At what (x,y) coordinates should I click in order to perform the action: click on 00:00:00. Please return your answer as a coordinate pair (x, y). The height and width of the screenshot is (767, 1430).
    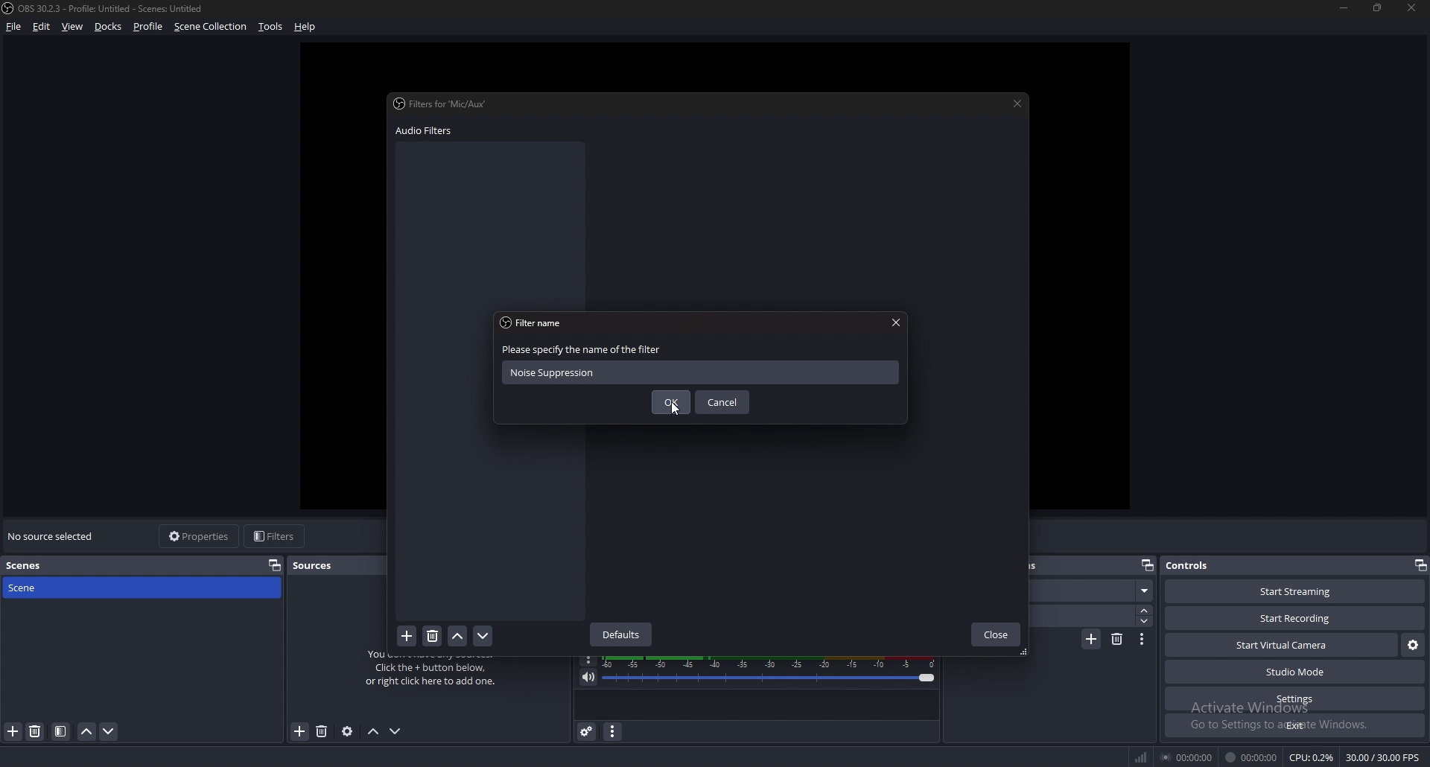
    Looking at the image, I should click on (1252, 757).